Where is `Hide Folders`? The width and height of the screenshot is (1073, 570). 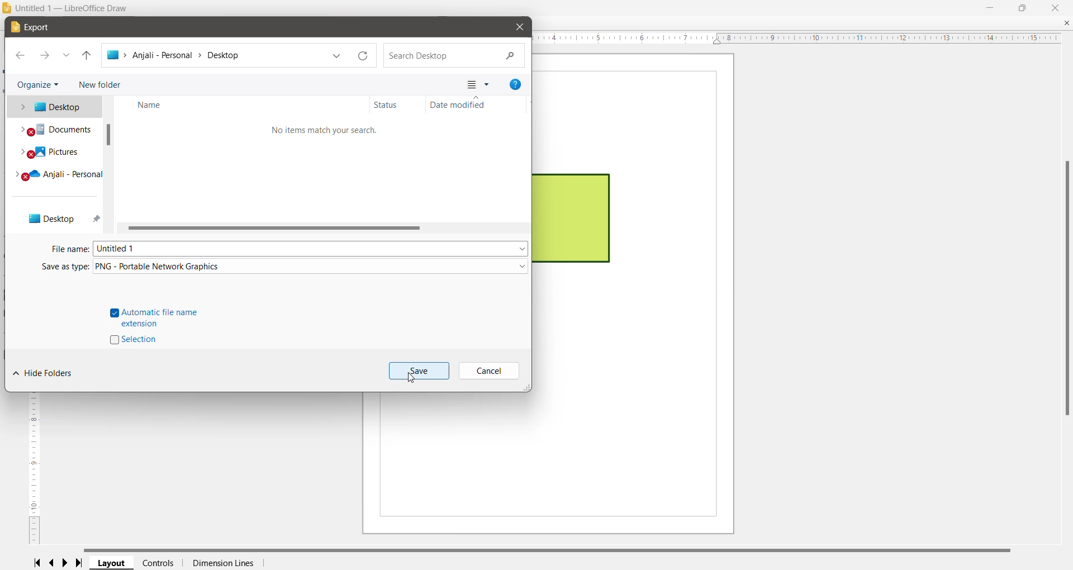 Hide Folders is located at coordinates (42, 373).